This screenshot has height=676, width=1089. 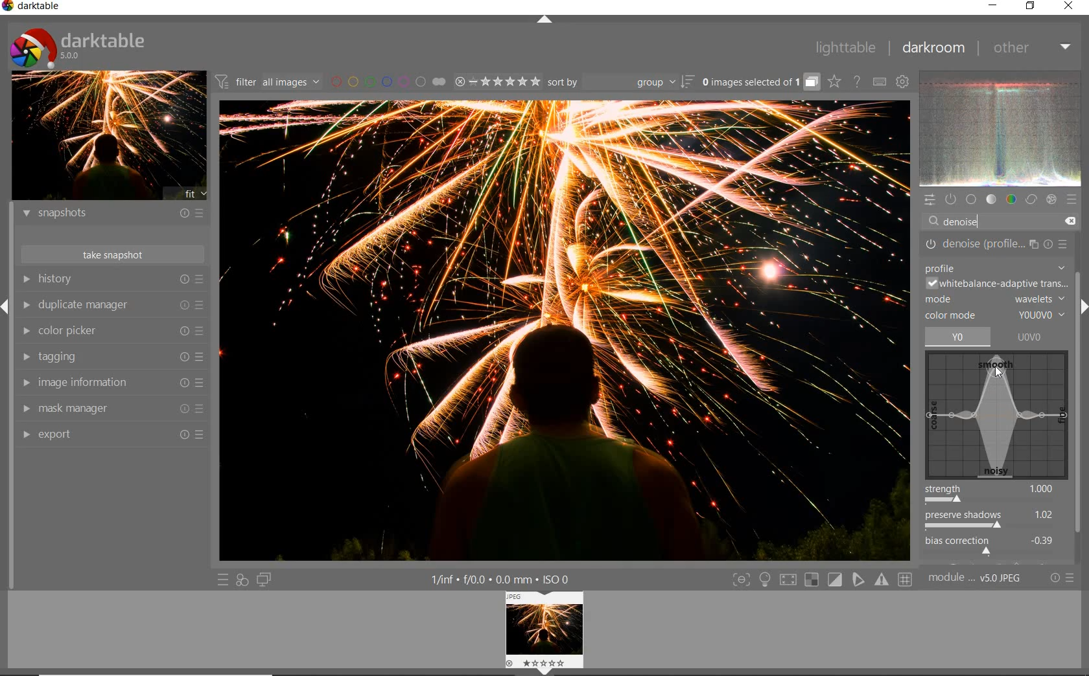 I want to click on filter images by color labels, so click(x=386, y=82).